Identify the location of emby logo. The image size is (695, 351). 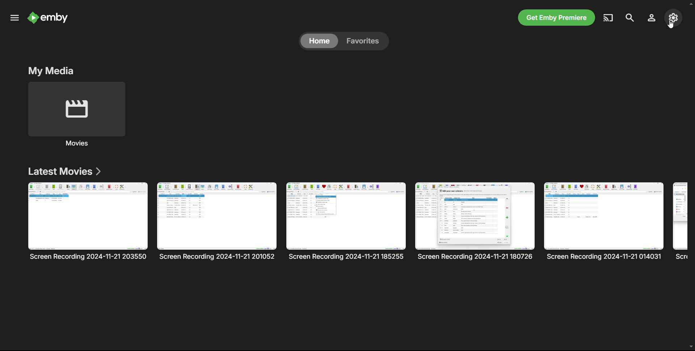
(32, 17).